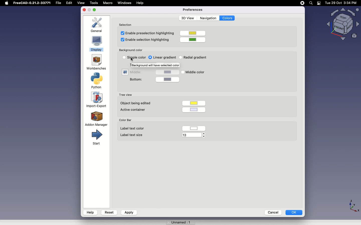 This screenshot has width=361, height=225. What do you see at coordinates (125, 94) in the screenshot?
I see `Tree view` at bounding box center [125, 94].